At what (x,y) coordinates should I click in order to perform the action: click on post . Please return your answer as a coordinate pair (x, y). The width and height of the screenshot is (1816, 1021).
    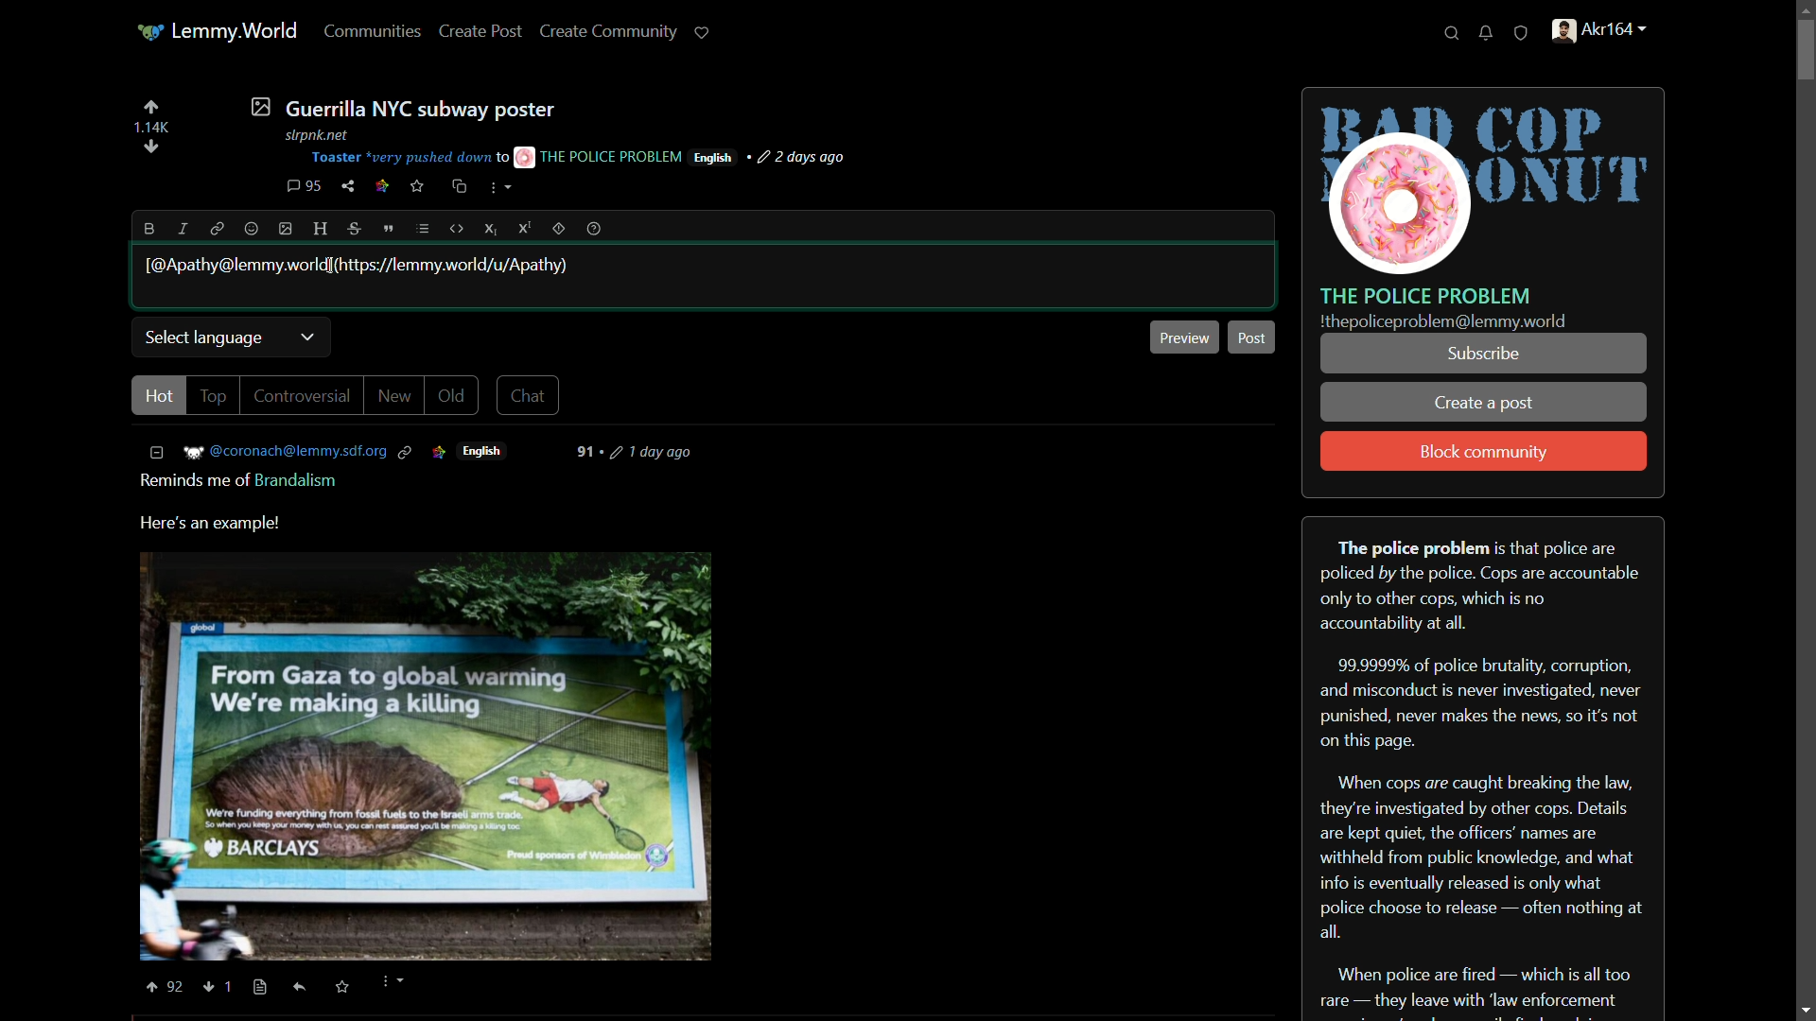
    Looking at the image, I should click on (1250, 337).